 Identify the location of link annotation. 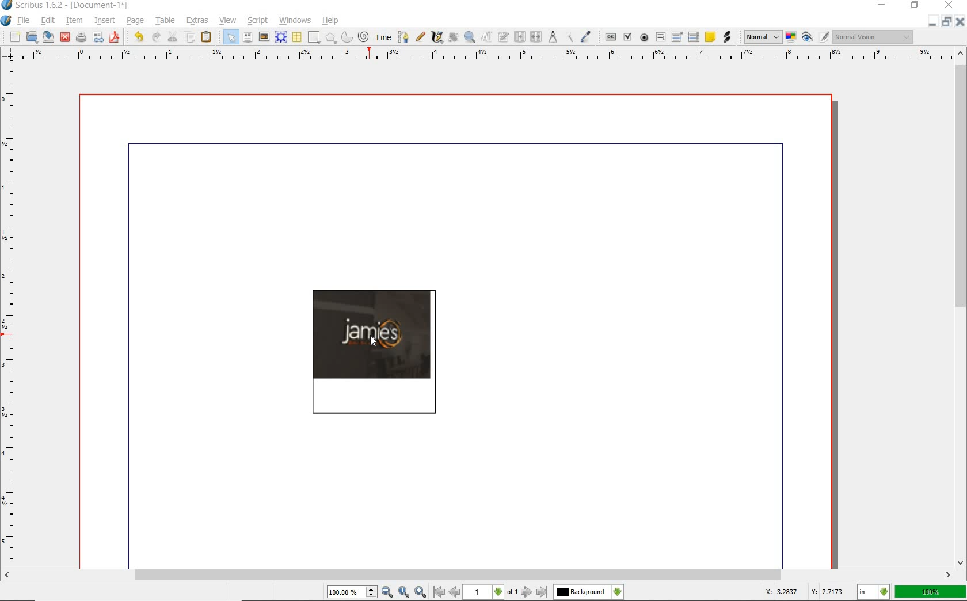
(727, 36).